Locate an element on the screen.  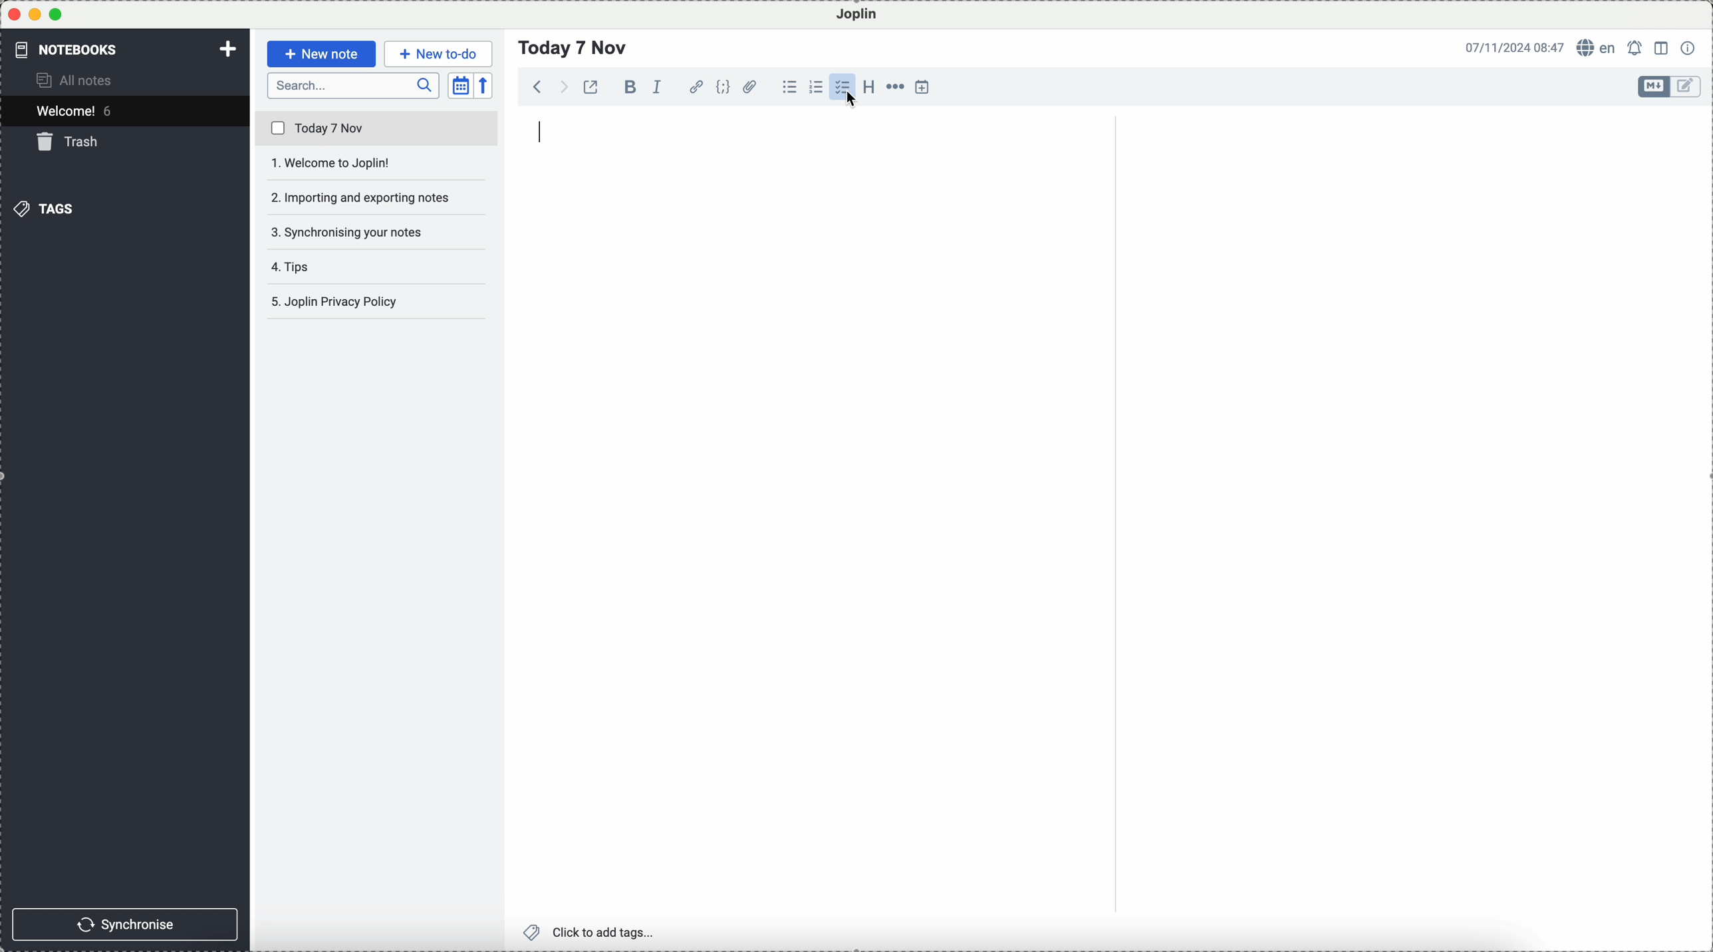
importing and exporting notes is located at coordinates (378, 197).